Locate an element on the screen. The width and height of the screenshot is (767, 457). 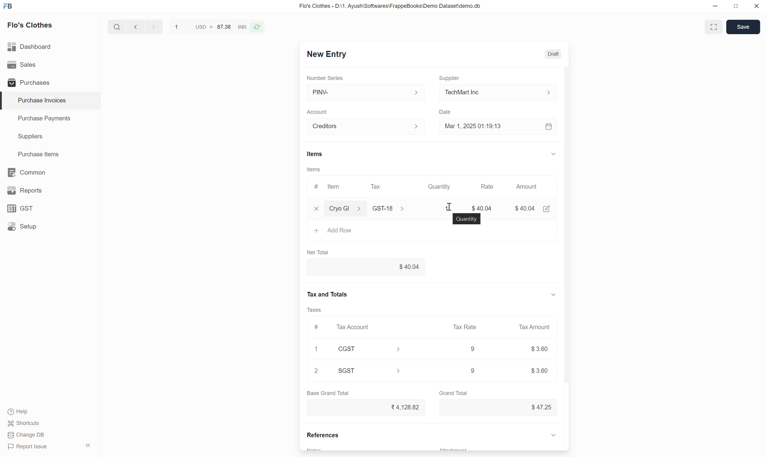
expand is located at coordinates (551, 294).